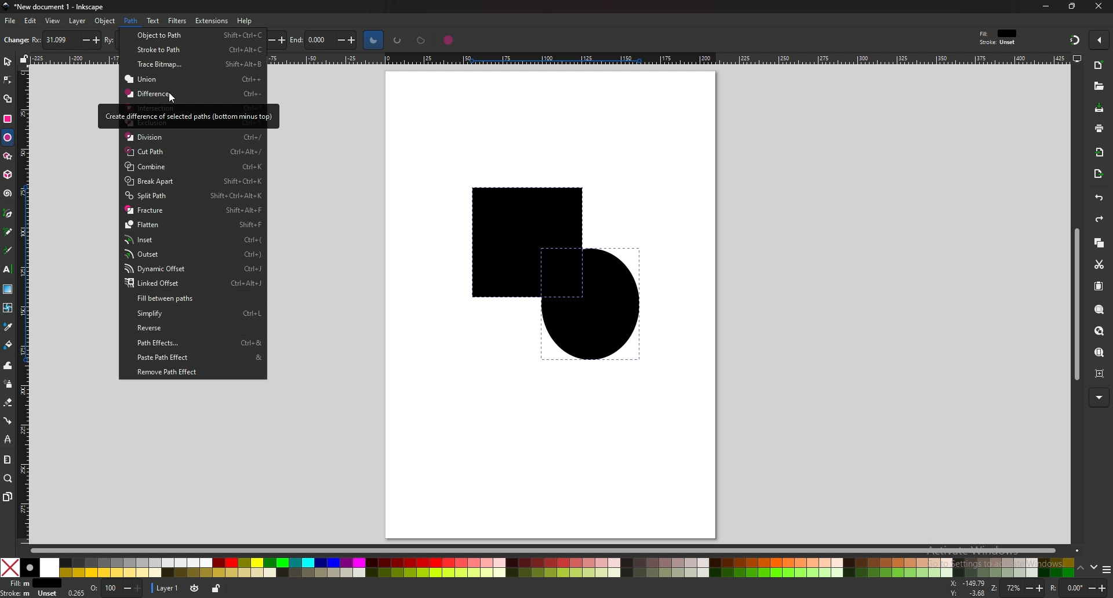  What do you see at coordinates (1047, 6) in the screenshot?
I see `minimize` at bounding box center [1047, 6].